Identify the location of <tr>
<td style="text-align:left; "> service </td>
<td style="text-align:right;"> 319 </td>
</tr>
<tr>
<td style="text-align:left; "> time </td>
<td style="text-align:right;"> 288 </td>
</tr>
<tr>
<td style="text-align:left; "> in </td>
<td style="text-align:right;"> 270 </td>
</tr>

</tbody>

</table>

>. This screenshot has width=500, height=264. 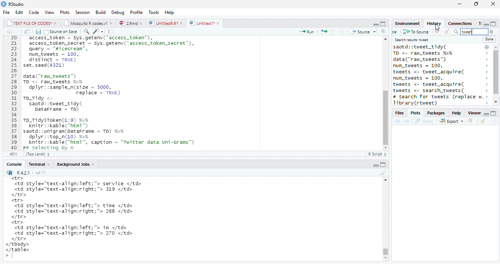
(89, 218).